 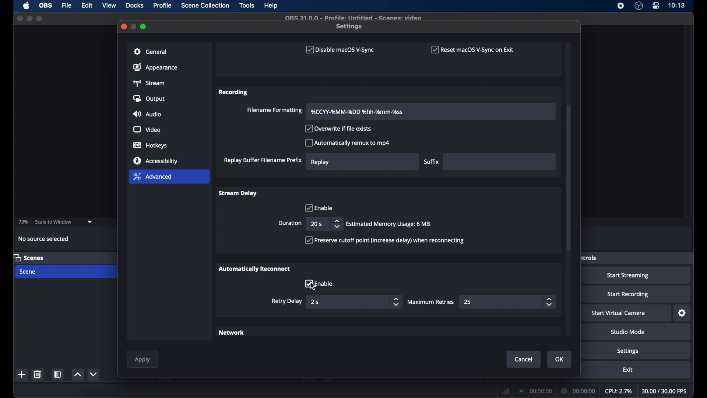 What do you see at coordinates (147, 115) in the screenshot?
I see `audio` at bounding box center [147, 115].